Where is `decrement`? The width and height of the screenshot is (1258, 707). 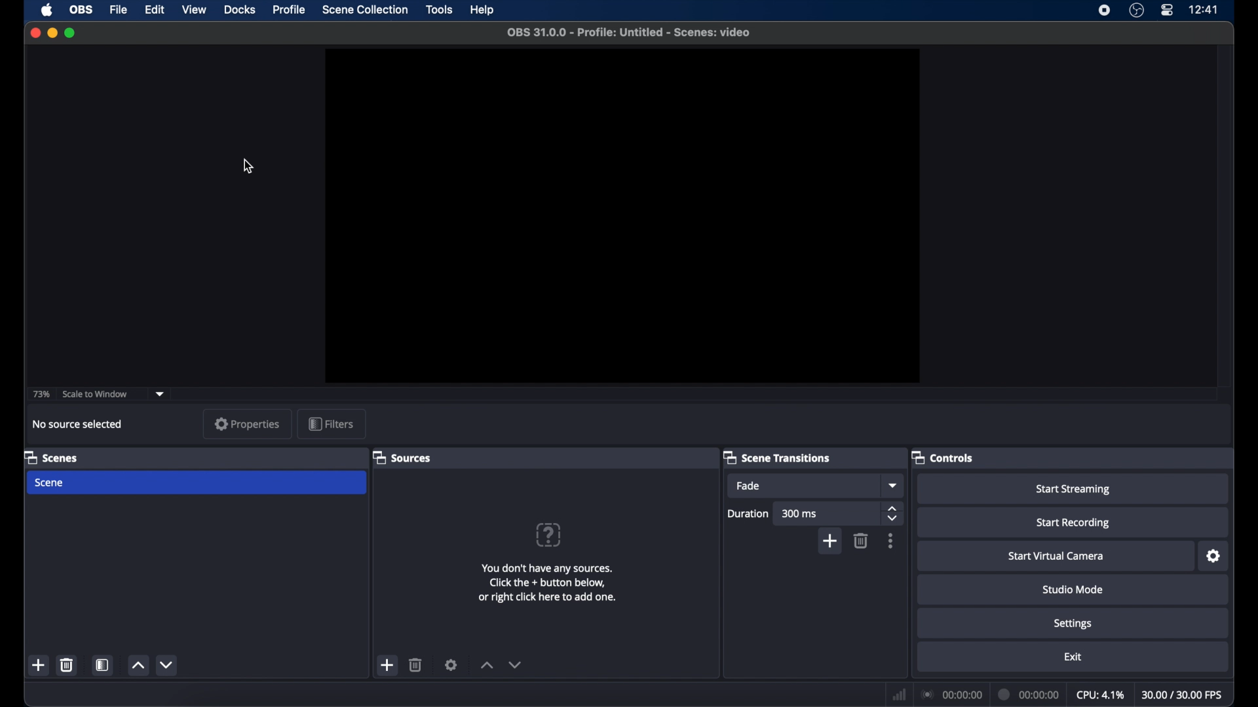 decrement is located at coordinates (516, 663).